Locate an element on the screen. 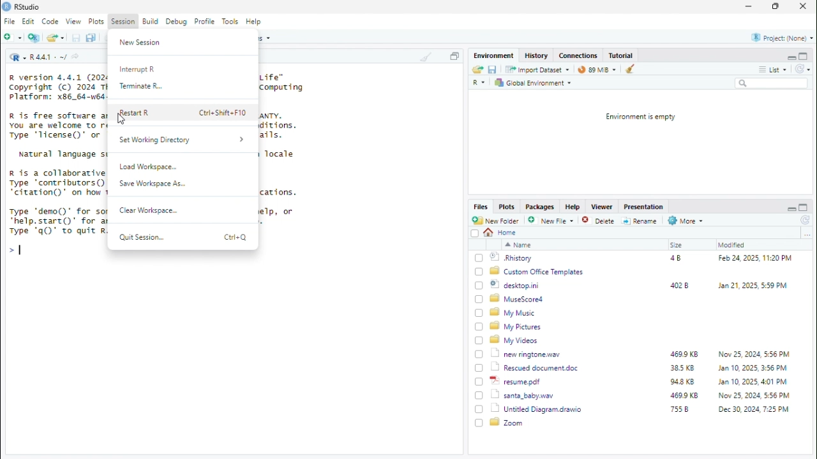 The height and width of the screenshot is (459, 817). reload is located at coordinates (806, 221).